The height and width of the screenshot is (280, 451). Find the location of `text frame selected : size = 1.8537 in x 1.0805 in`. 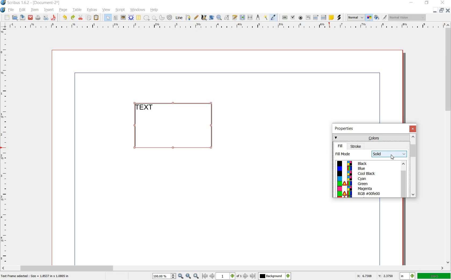

text frame selected : size = 1.8537 in x 1.0805 in is located at coordinates (36, 277).